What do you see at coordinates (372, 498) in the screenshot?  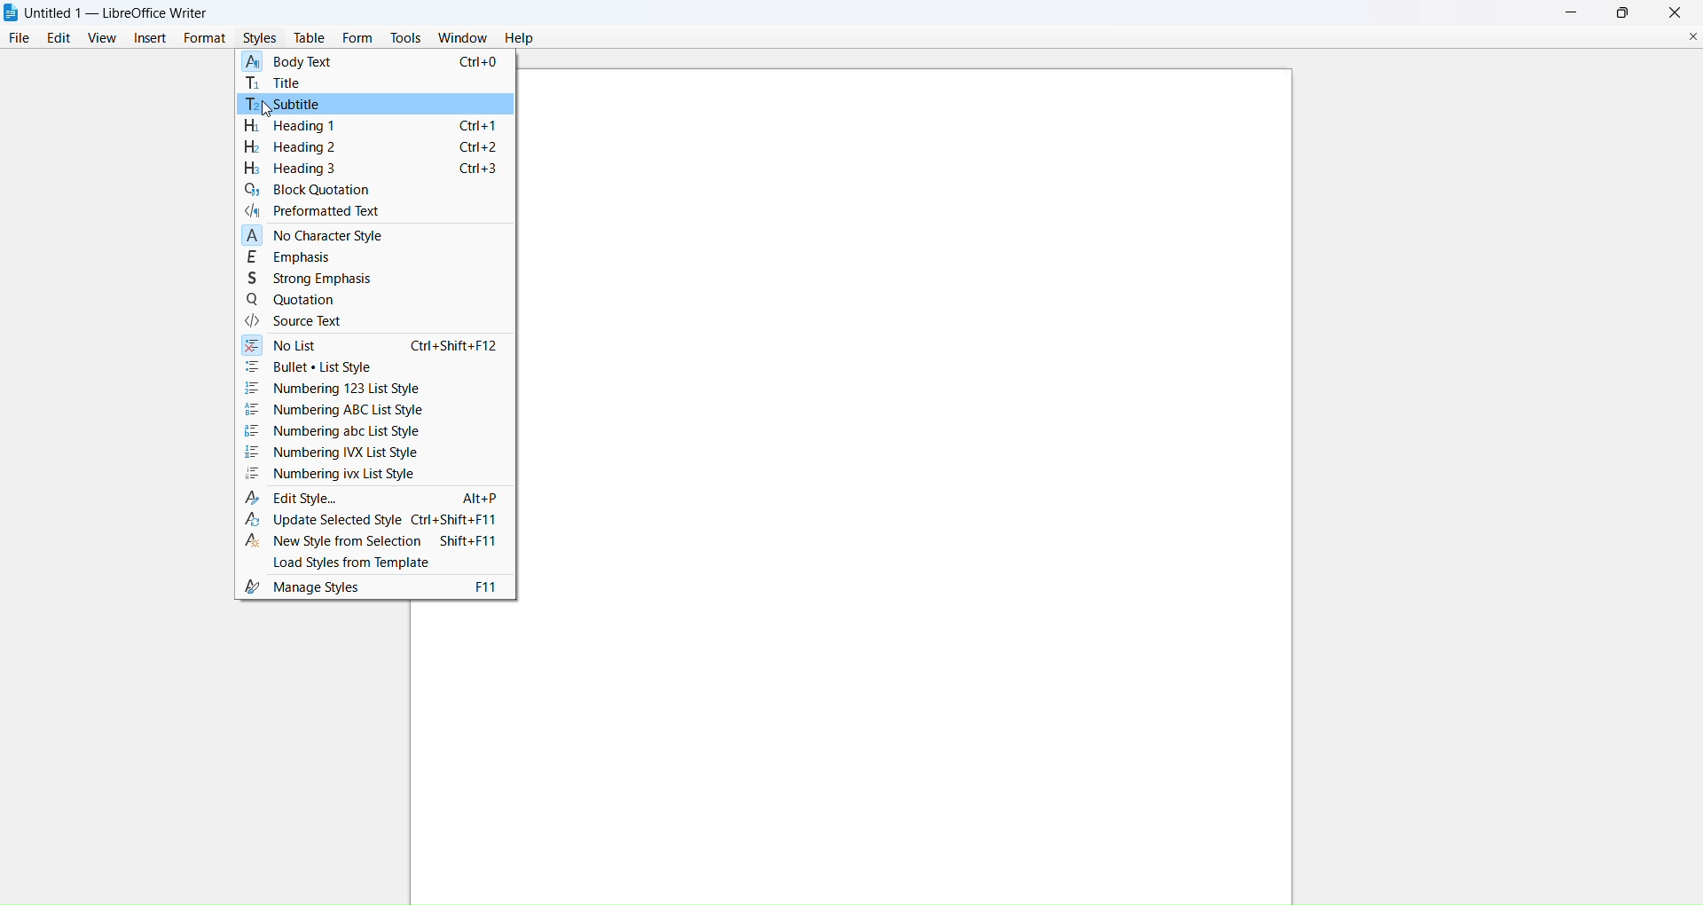 I see `edit style        Alt+P` at bounding box center [372, 498].